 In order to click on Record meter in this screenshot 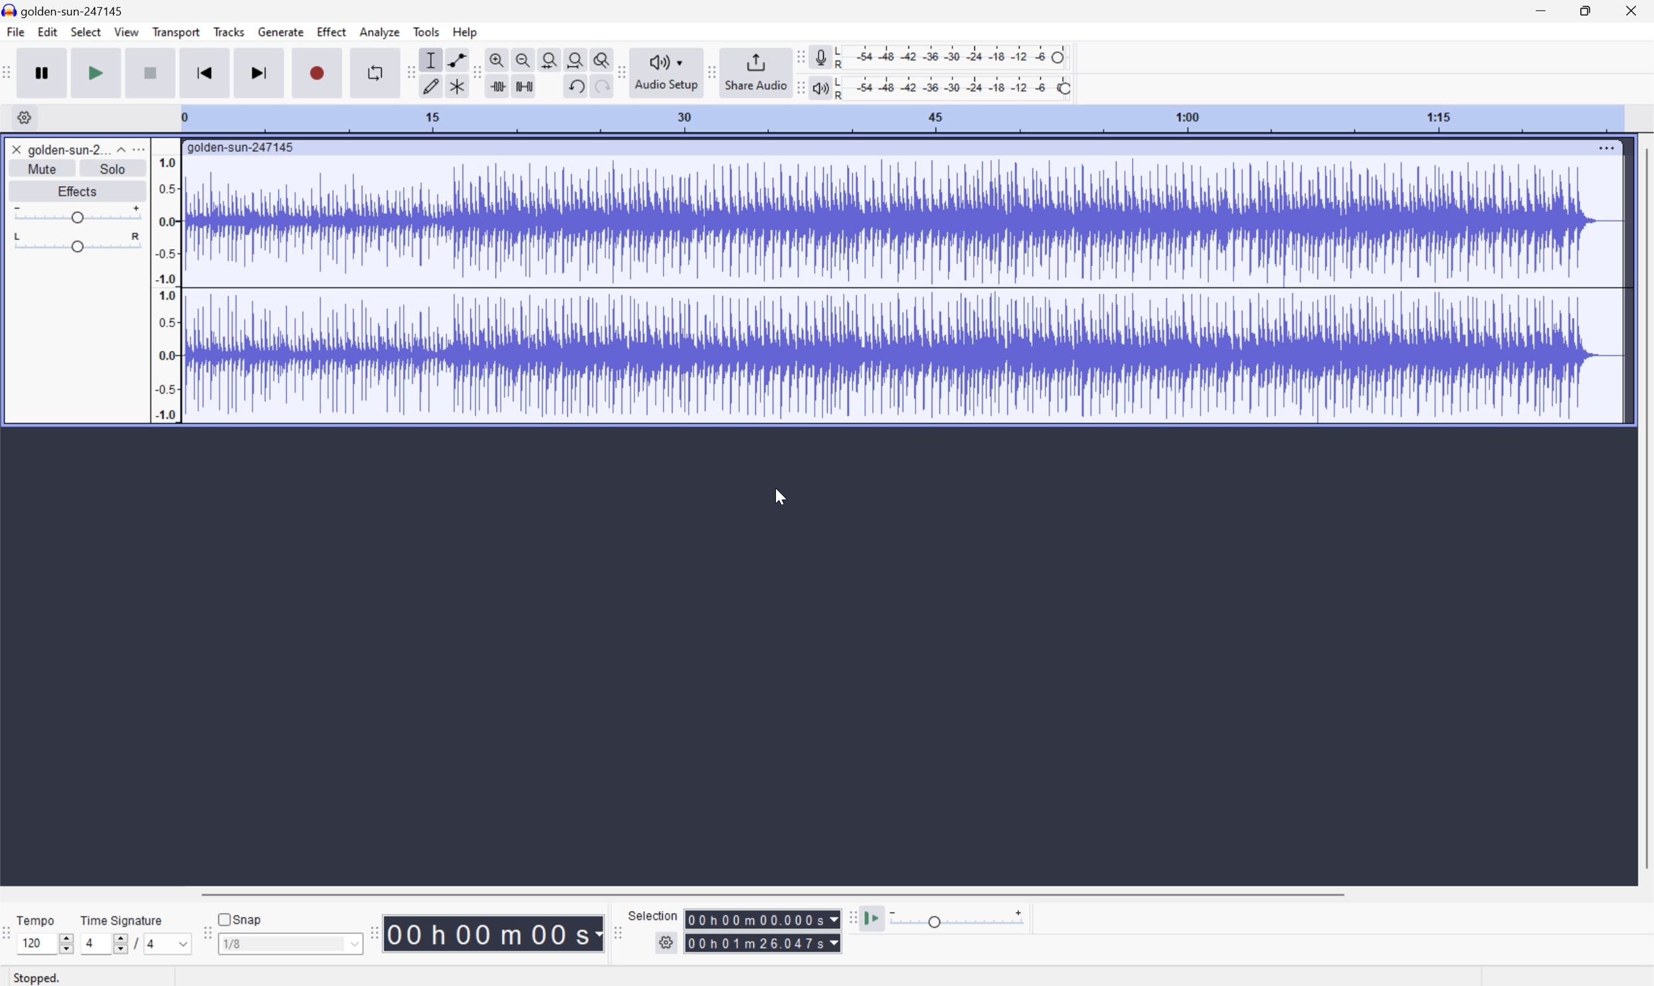, I will do `click(820, 56)`.